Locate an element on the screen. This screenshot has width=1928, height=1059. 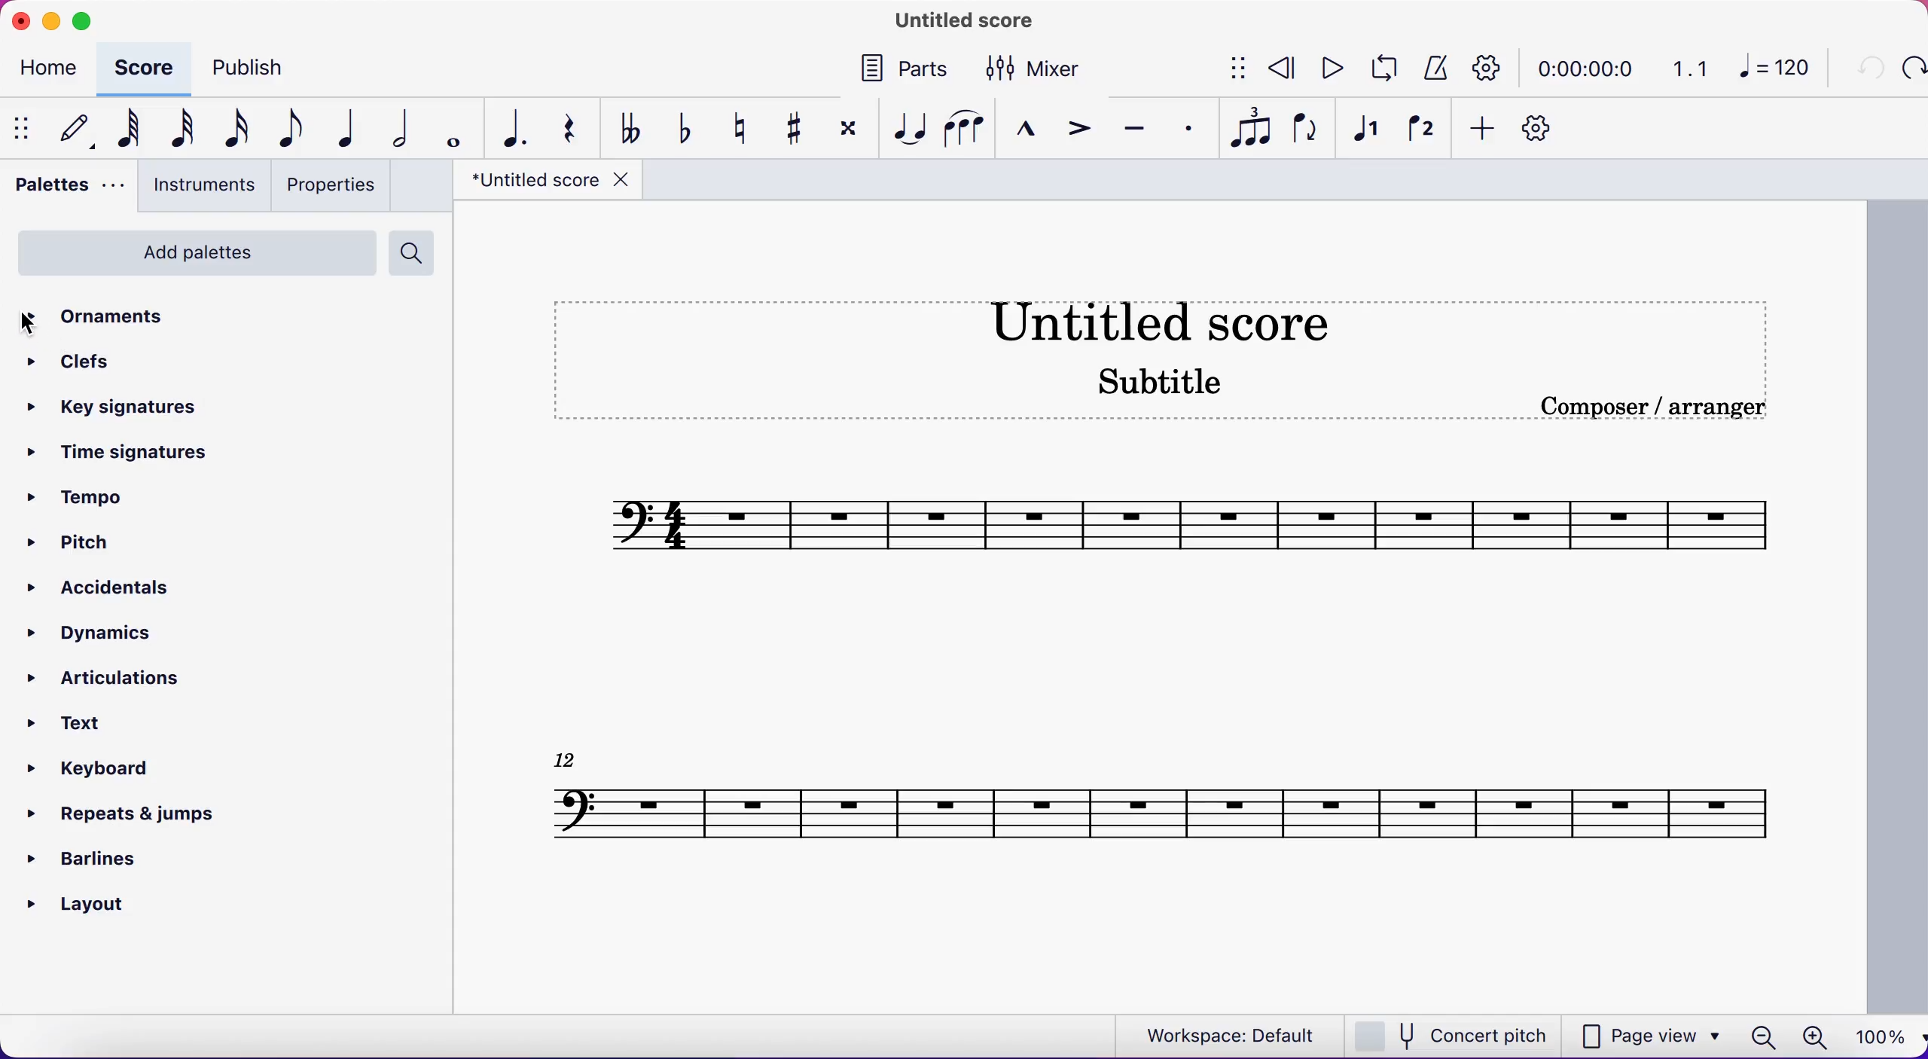
64th note is located at coordinates (122, 130).